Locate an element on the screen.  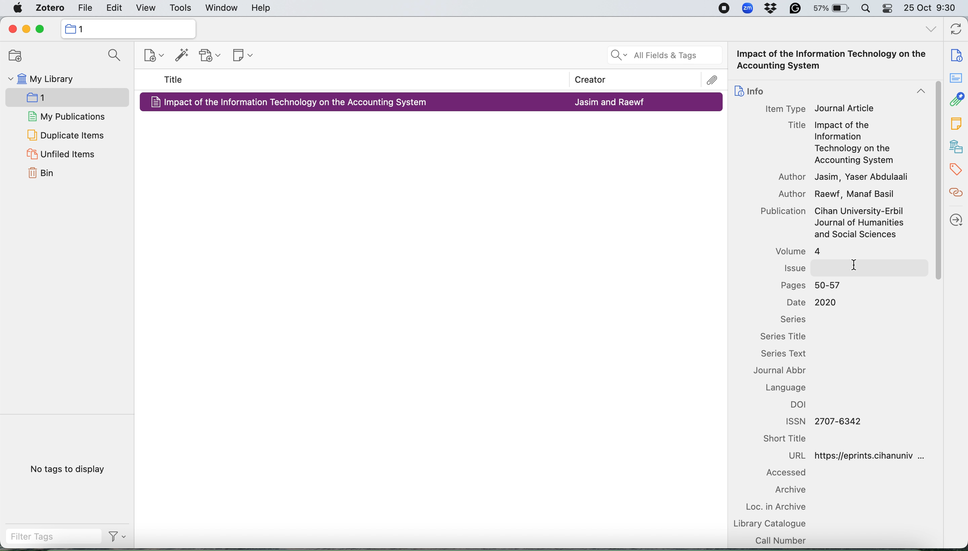
control center is located at coordinates (887, 8).